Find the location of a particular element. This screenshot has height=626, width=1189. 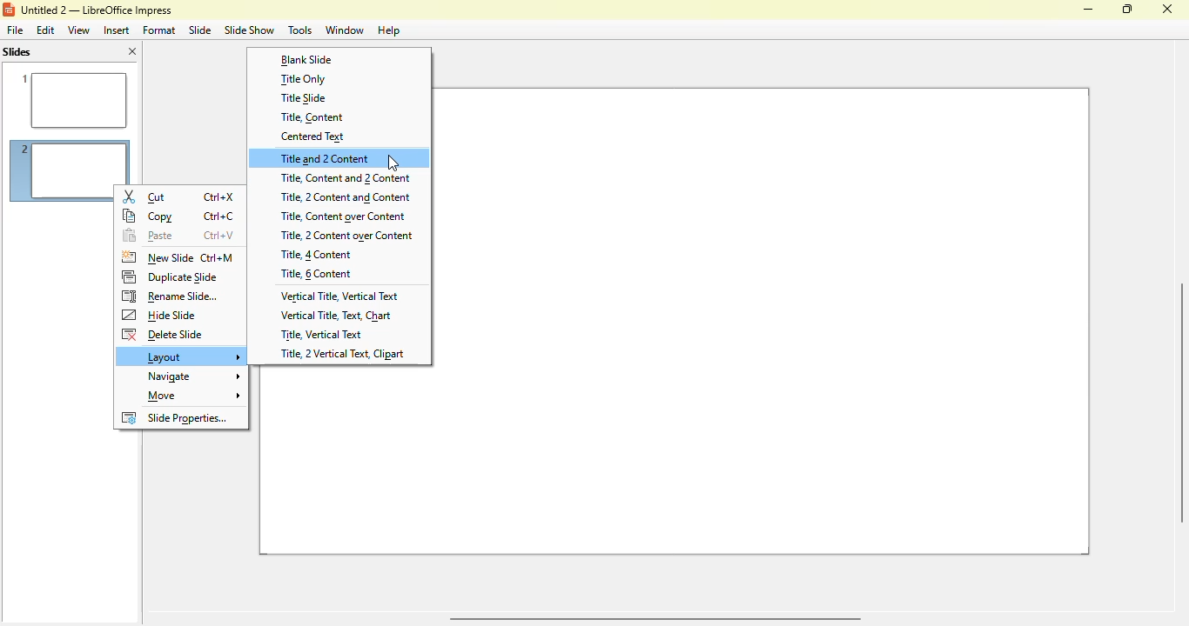

slide show is located at coordinates (248, 30).